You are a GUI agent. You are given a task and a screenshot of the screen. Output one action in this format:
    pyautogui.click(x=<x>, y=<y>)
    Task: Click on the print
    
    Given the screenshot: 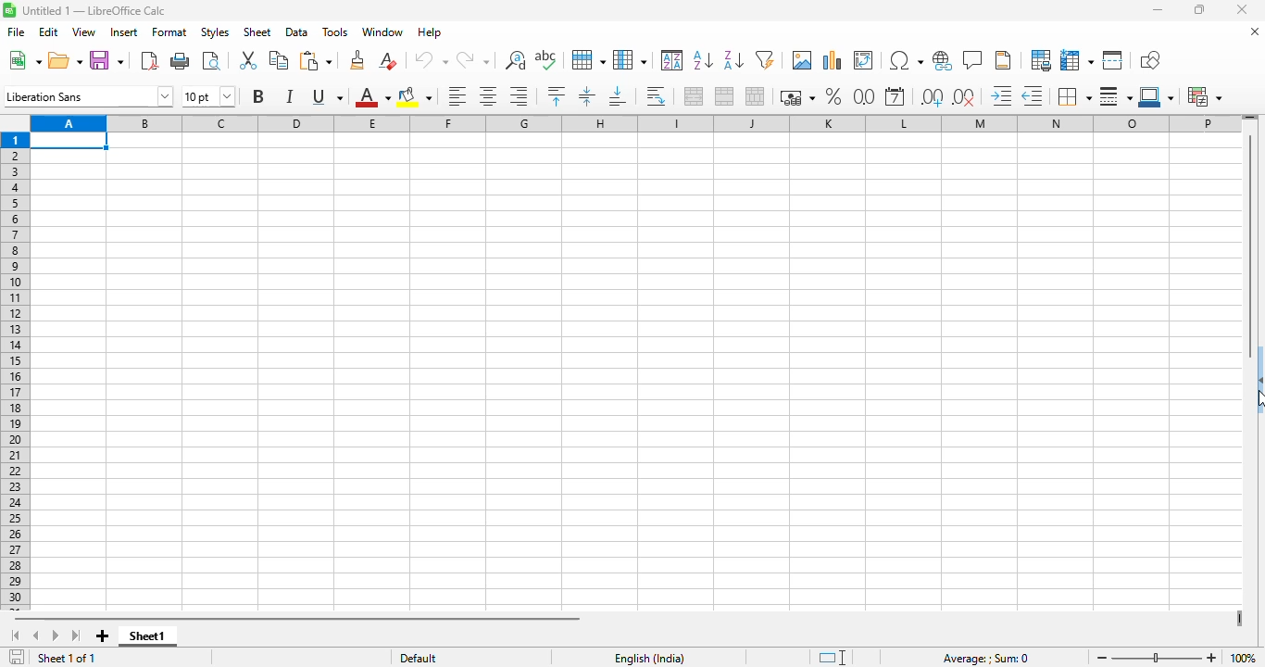 What is the action you would take?
    pyautogui.click(x=181, y=59)
    